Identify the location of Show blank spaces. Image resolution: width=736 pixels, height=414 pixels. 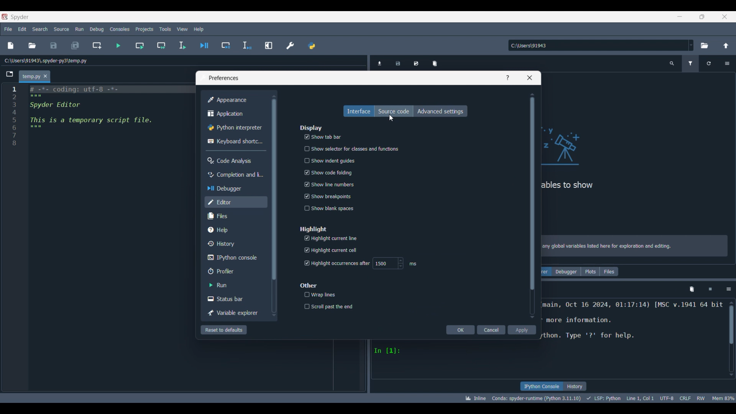
(330, 209).